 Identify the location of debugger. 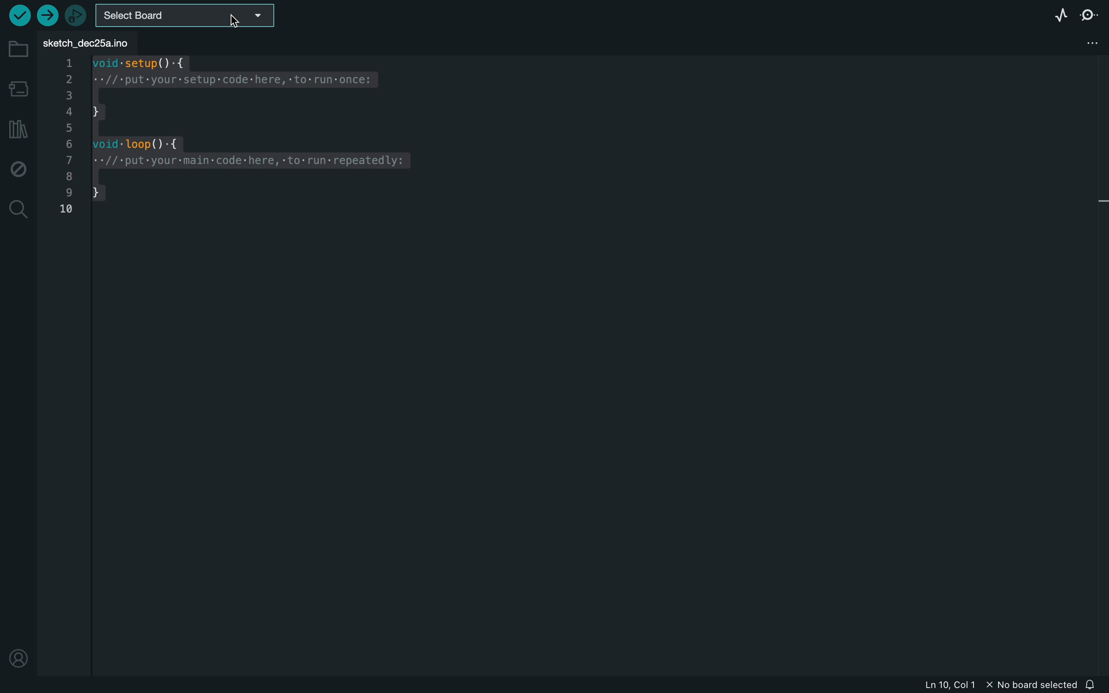
(76, 15).